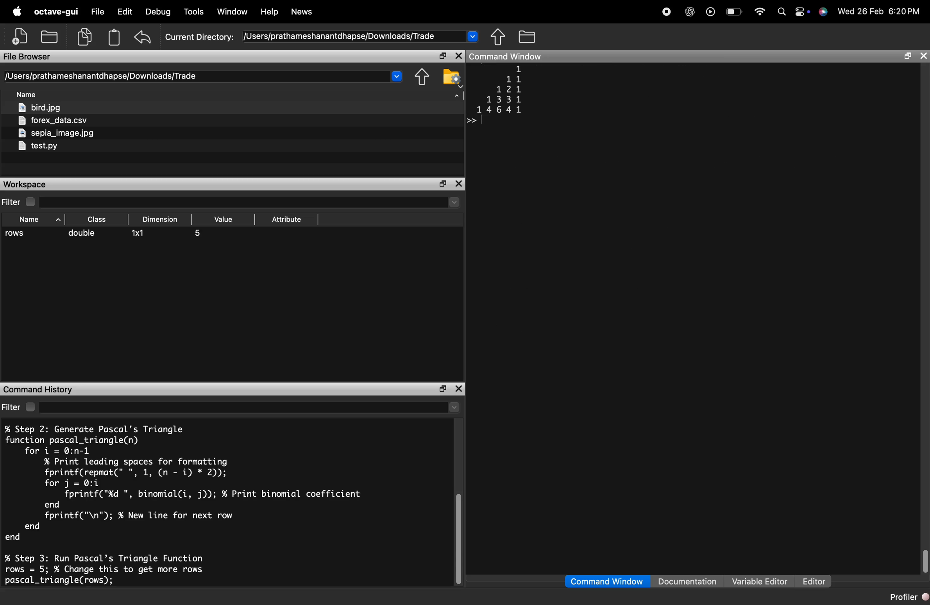  Describe the element at coordinates (711, 11) in the screenshot. I see `run` at that location.